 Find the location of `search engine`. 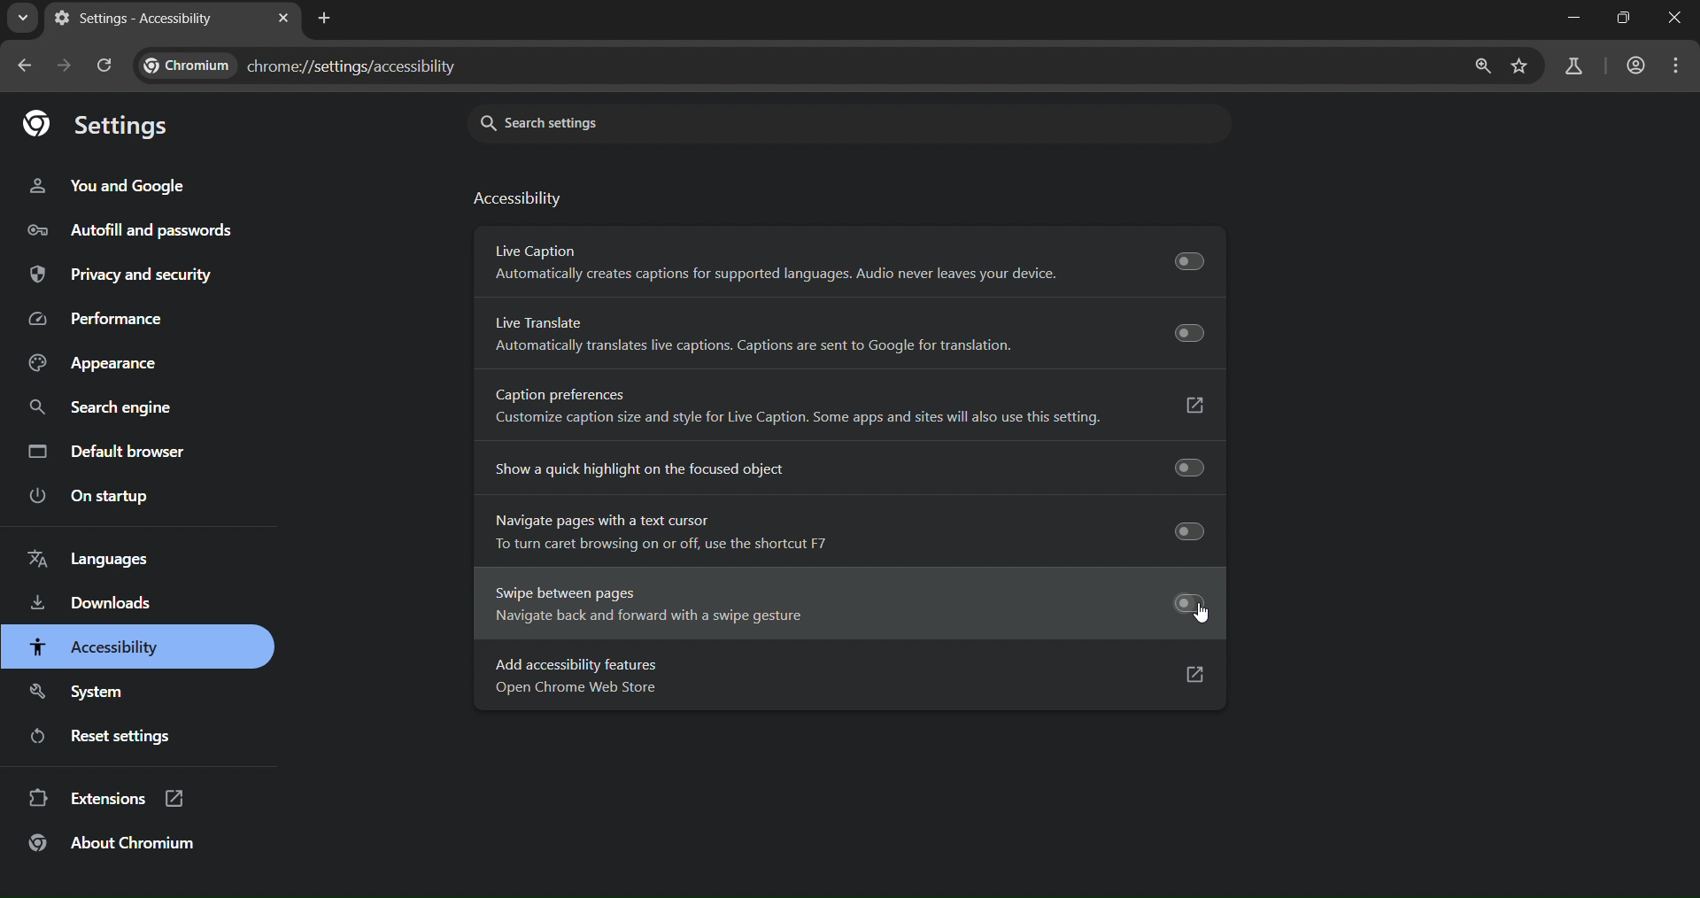

search engine is located at coordinates (97, 405).